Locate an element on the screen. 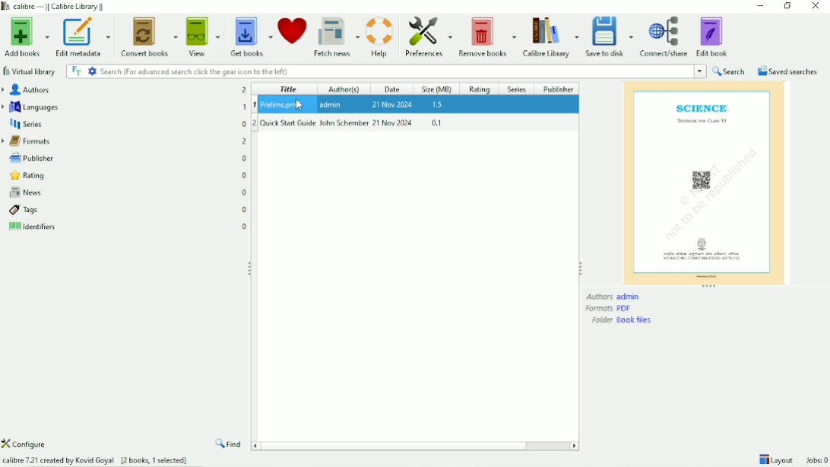 This screenshot has width=830, height=467. Layout is located at coordinates (775, 459).